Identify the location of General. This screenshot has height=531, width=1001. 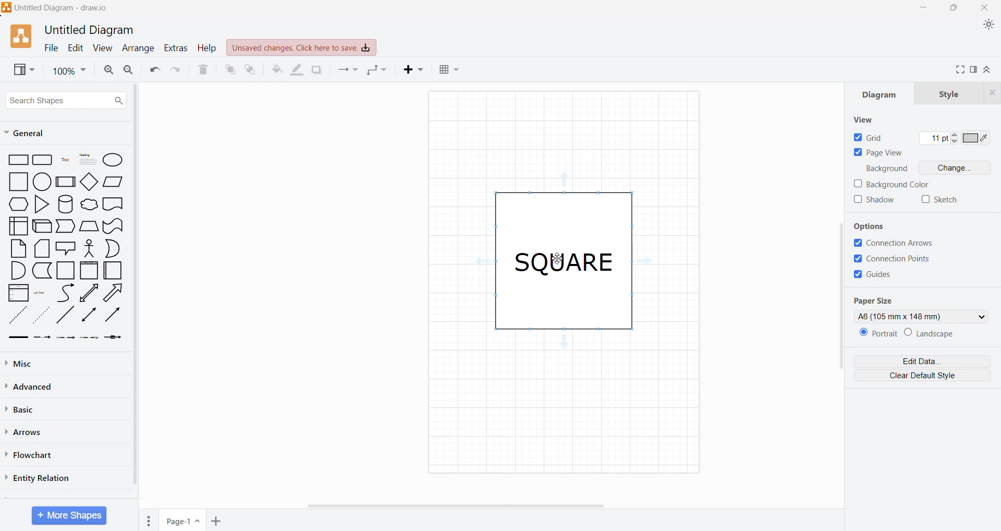
(30, 134).